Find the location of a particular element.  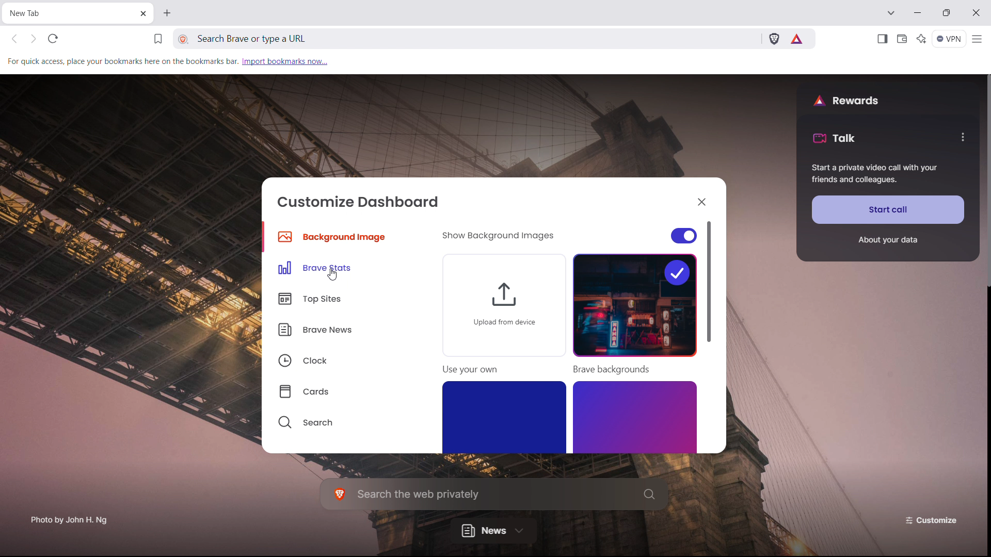

reload this page is located at coordinates (53, 38).